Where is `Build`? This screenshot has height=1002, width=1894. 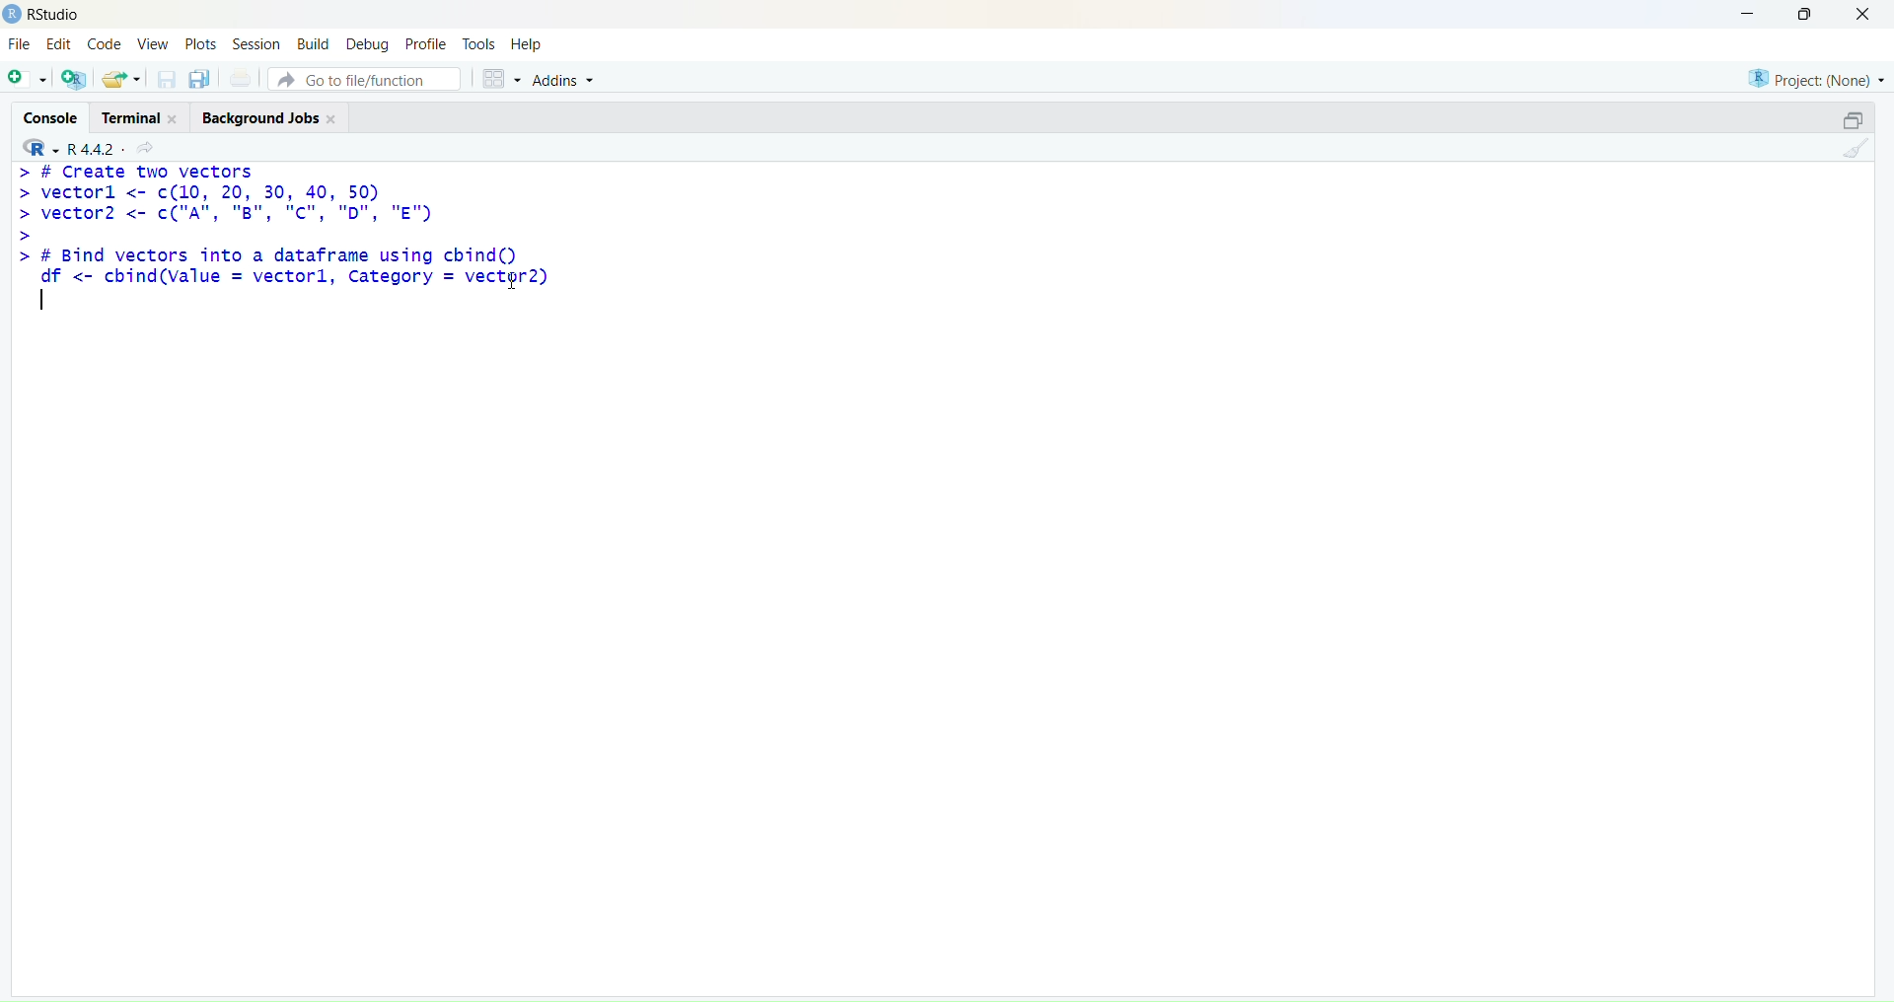
Build is located at coordinates (314, 42).